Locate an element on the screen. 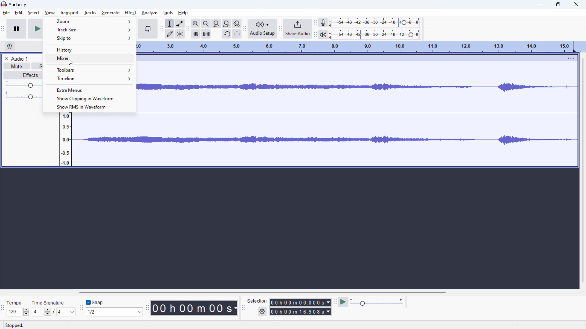 This screenshot has height=329, width=586. timeline settings is located at coordinates (9, 47).